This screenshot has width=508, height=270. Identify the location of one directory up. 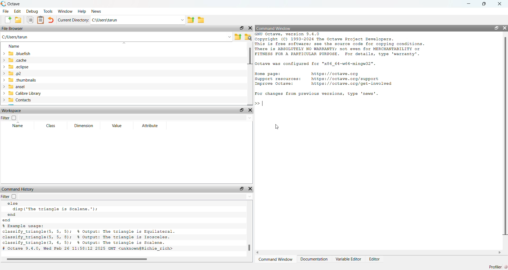
(237, 37).